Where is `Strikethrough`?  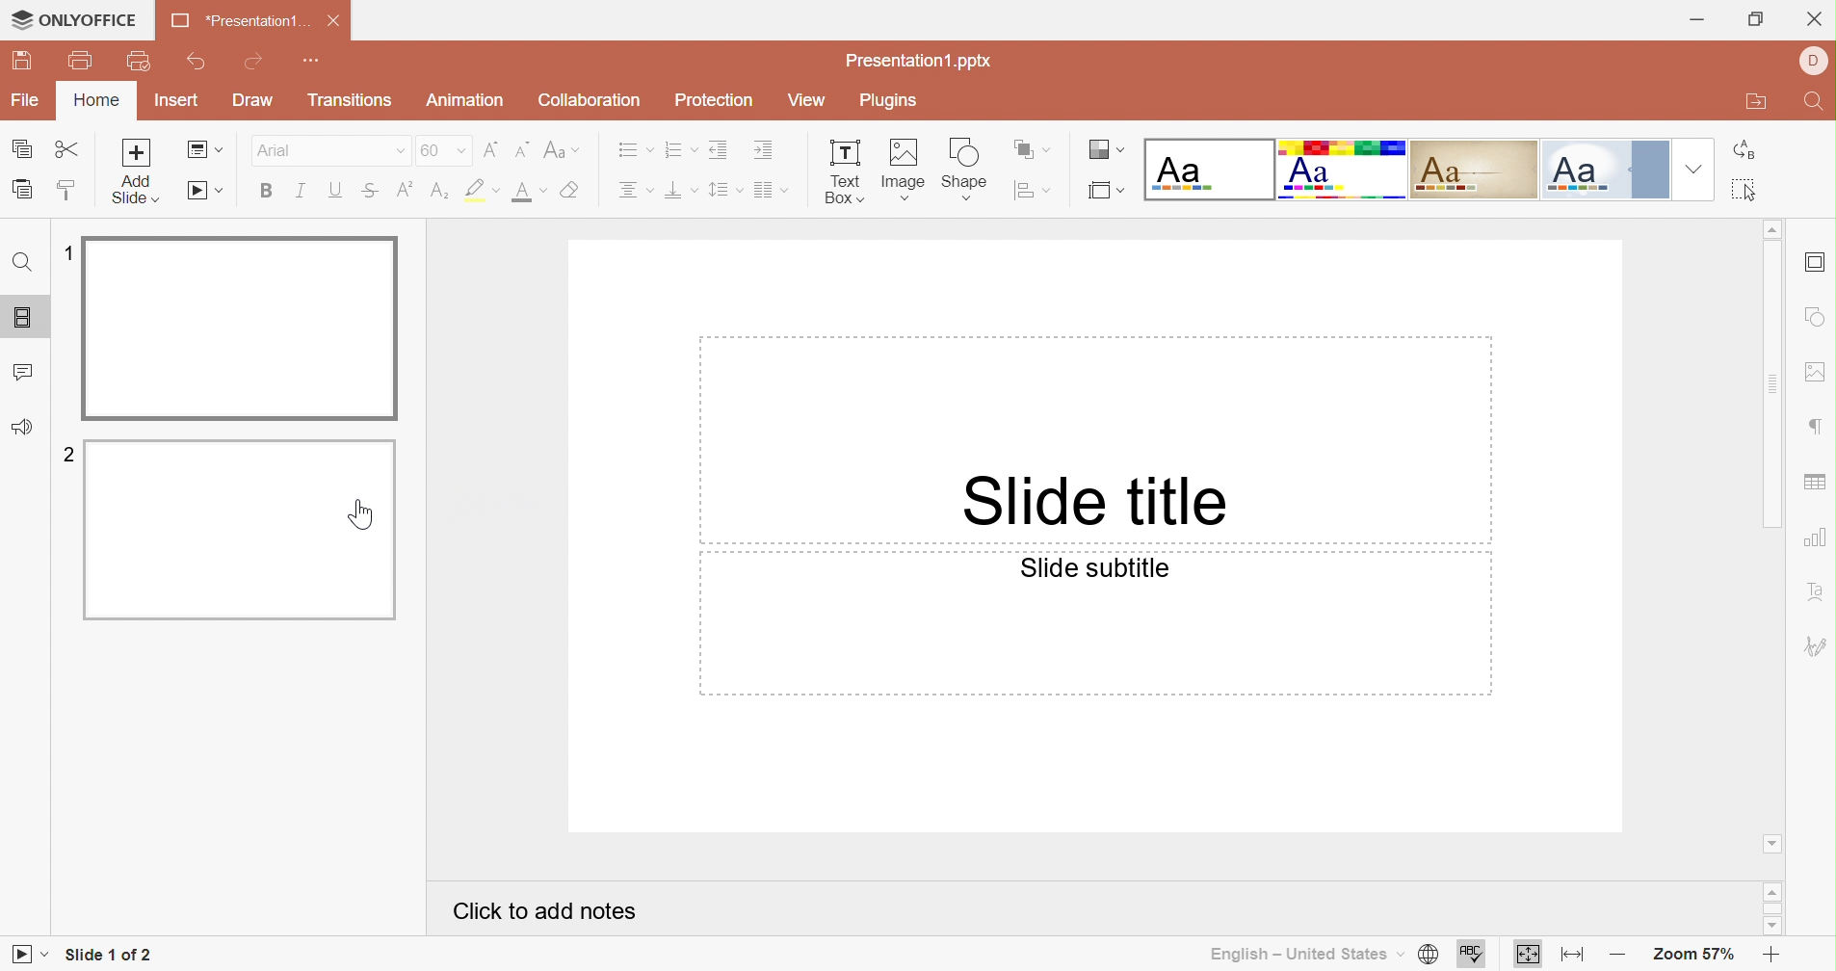
Strikethrough is located at coordinates (370, 192).